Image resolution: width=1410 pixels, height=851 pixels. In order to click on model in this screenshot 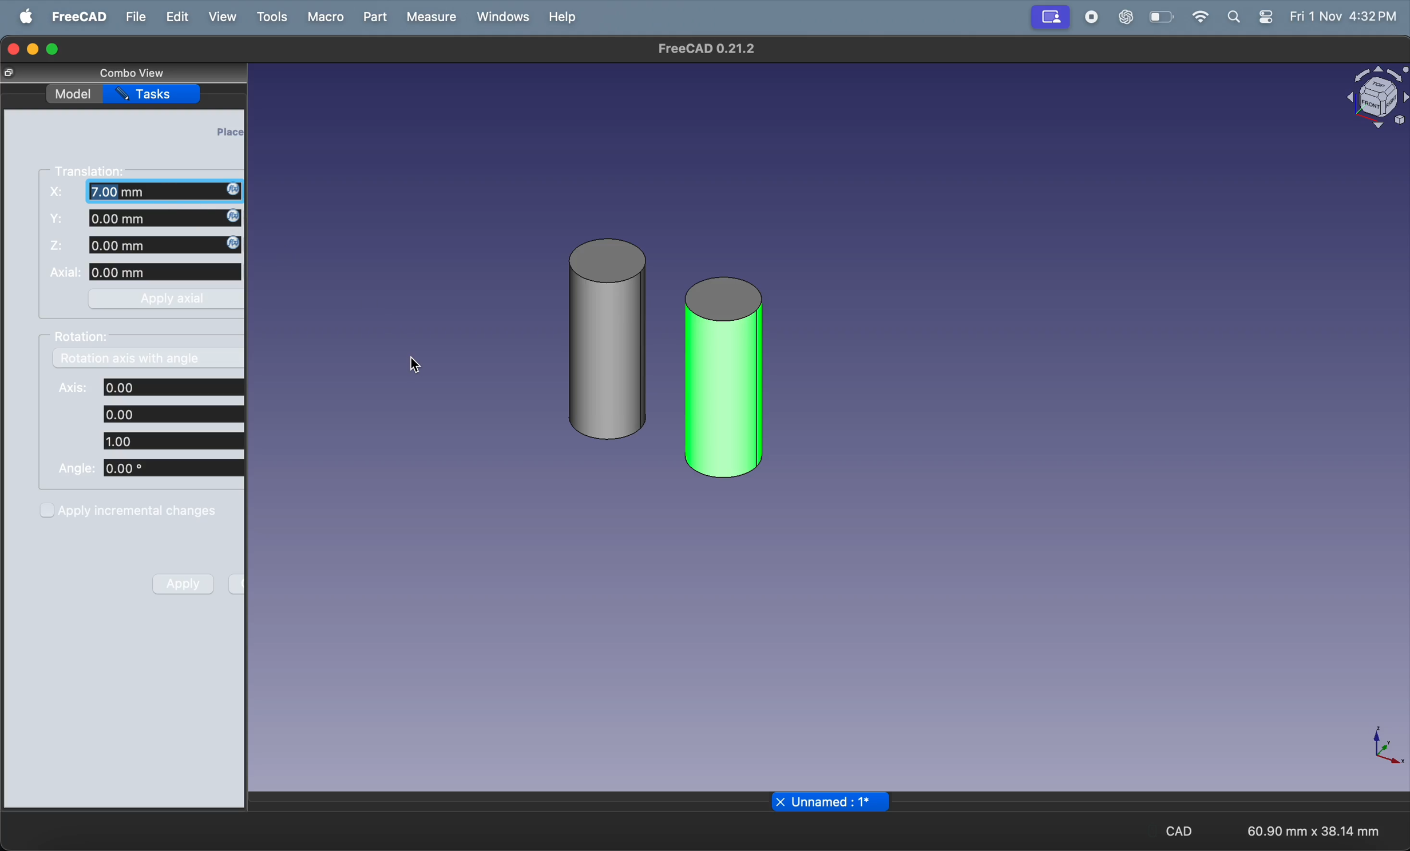, I will do `click(74, 94)`.